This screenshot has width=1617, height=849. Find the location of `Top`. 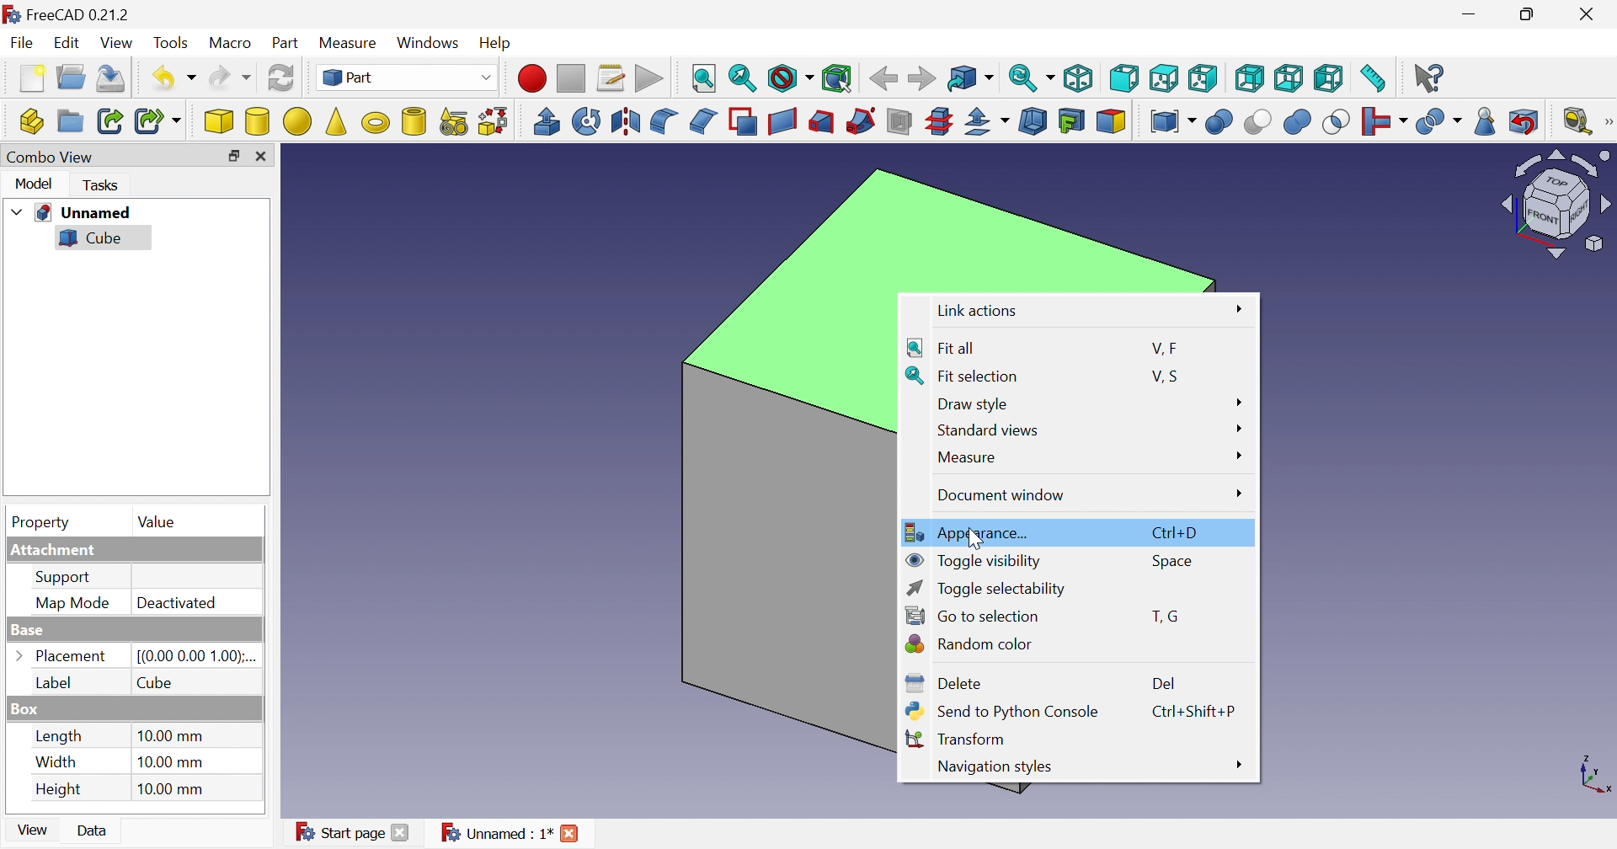

Top is located at coordinates (1163, 77).